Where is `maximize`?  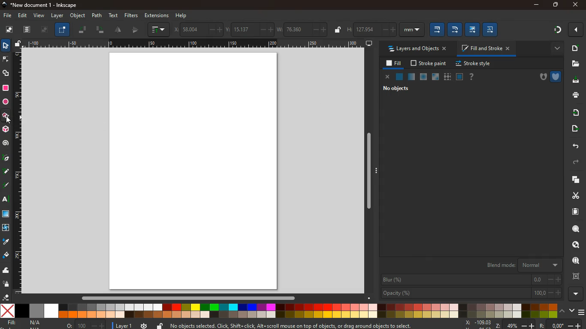
maximize is located at coordinates (555, 4).